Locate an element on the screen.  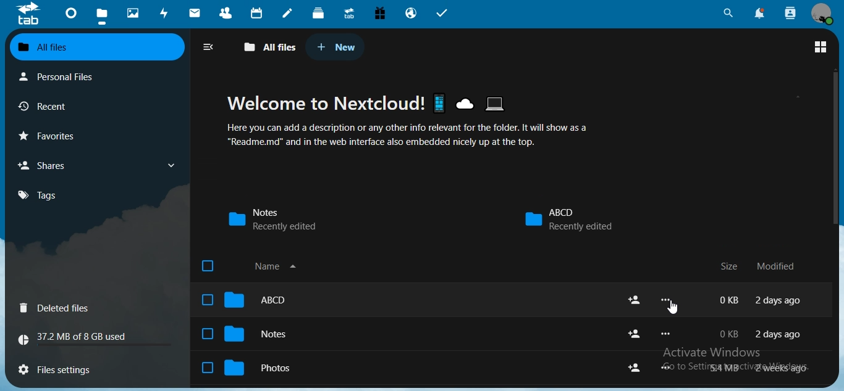
notes is located at coordinates (281, 219).